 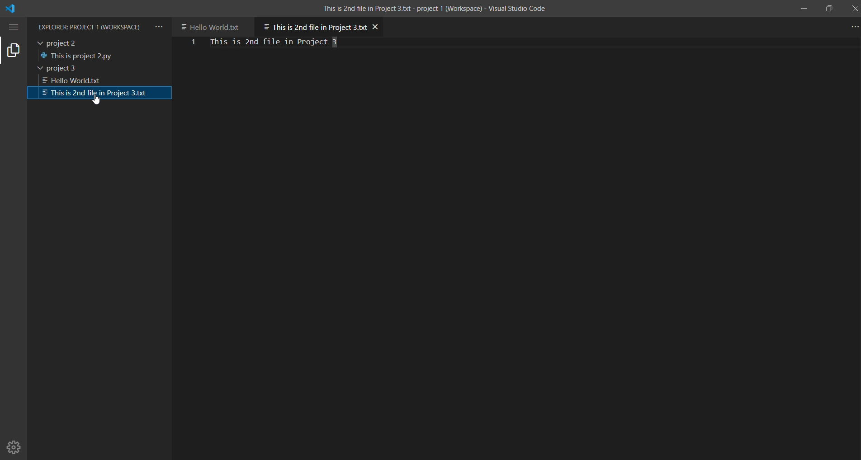 What do you see at coordinates (854, 8) in the screenshot?
I see `close` at bounding box center [854, 8].